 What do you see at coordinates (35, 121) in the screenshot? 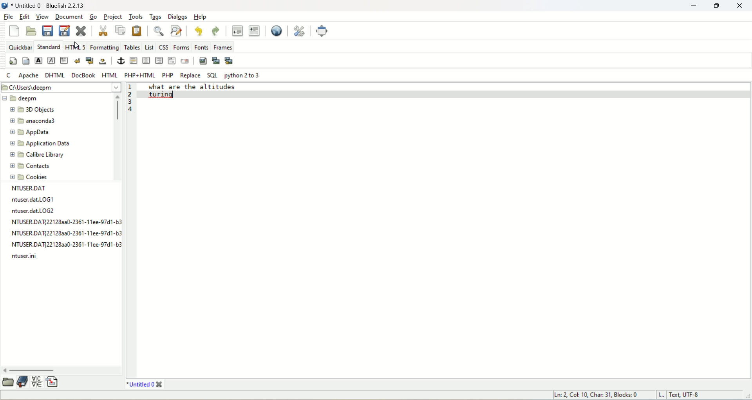
I see `anaconda` at bounding box center [35, 121].